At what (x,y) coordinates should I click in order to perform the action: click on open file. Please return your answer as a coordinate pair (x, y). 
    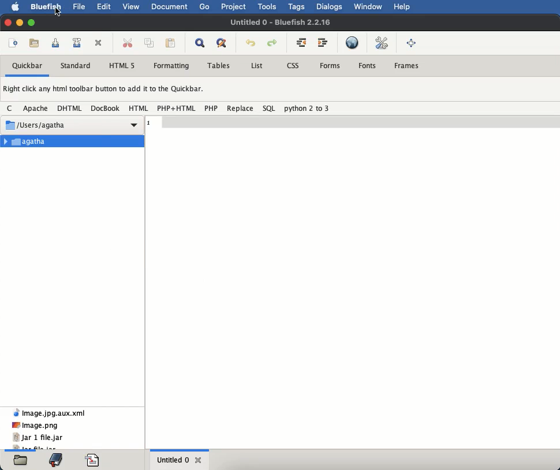
    Looking at the image, I should click on (36, 43).